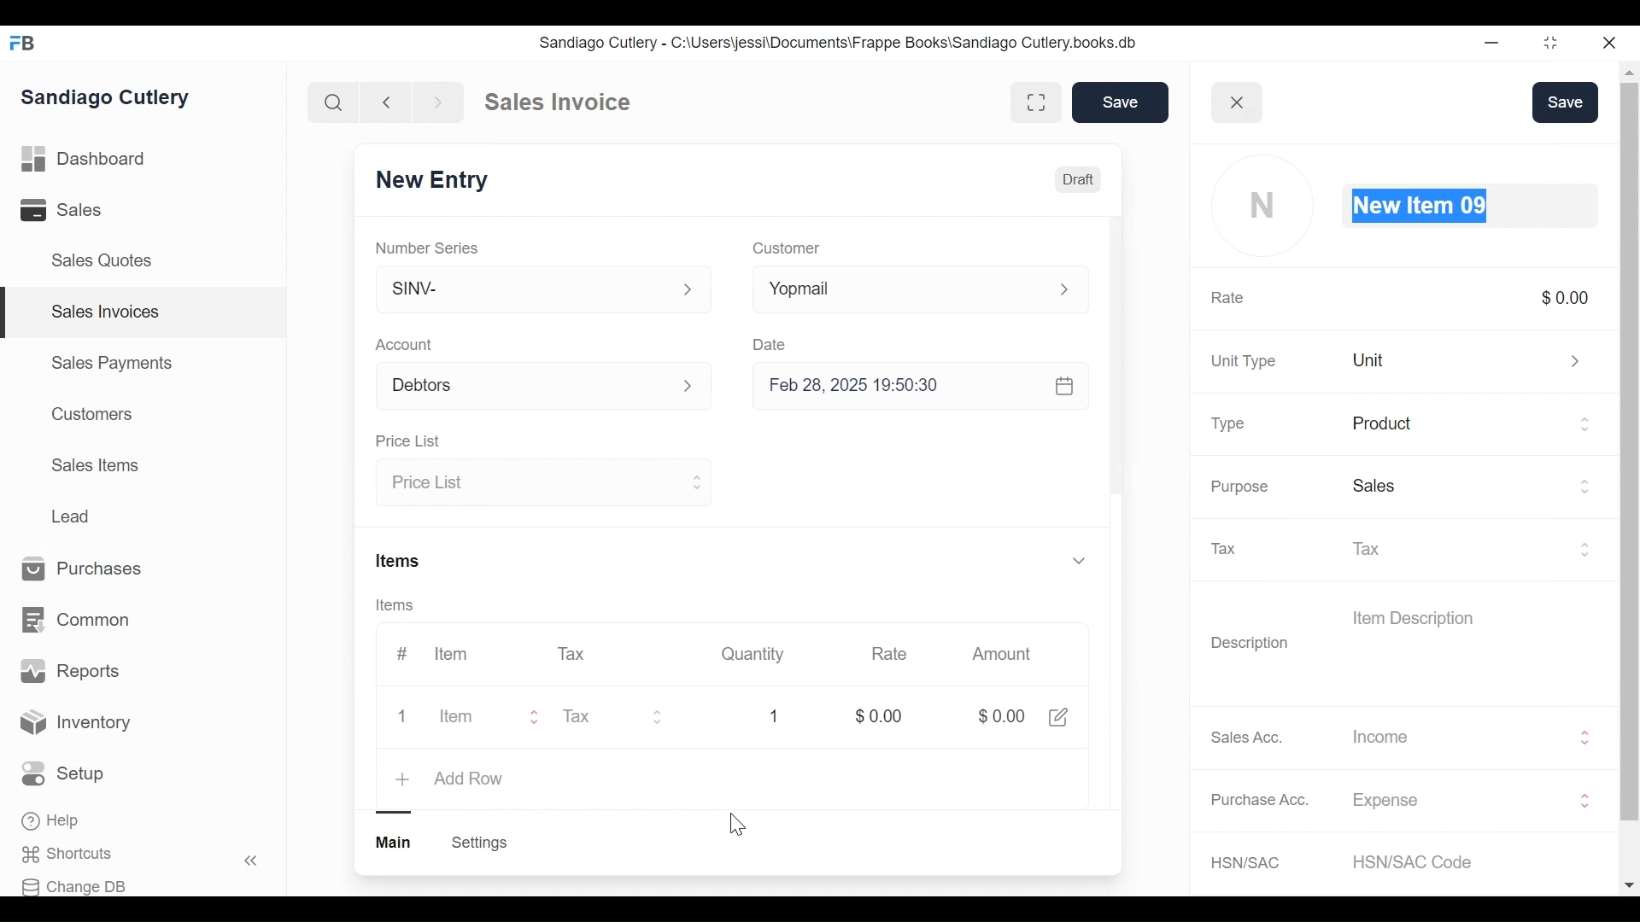 The width and height of the screenshot is (1640, 922). What do you see at coordinates (1079, 182) in the screenshot?
I see `Draft` at bounding box center [1079, 182].